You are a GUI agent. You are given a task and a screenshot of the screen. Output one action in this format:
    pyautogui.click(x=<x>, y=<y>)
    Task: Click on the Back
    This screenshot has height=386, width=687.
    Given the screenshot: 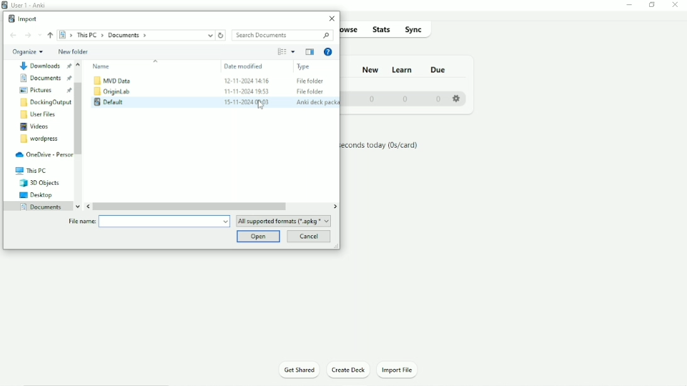 What is the action you would take?
    pyautogui.click(x=14, y=35)
    